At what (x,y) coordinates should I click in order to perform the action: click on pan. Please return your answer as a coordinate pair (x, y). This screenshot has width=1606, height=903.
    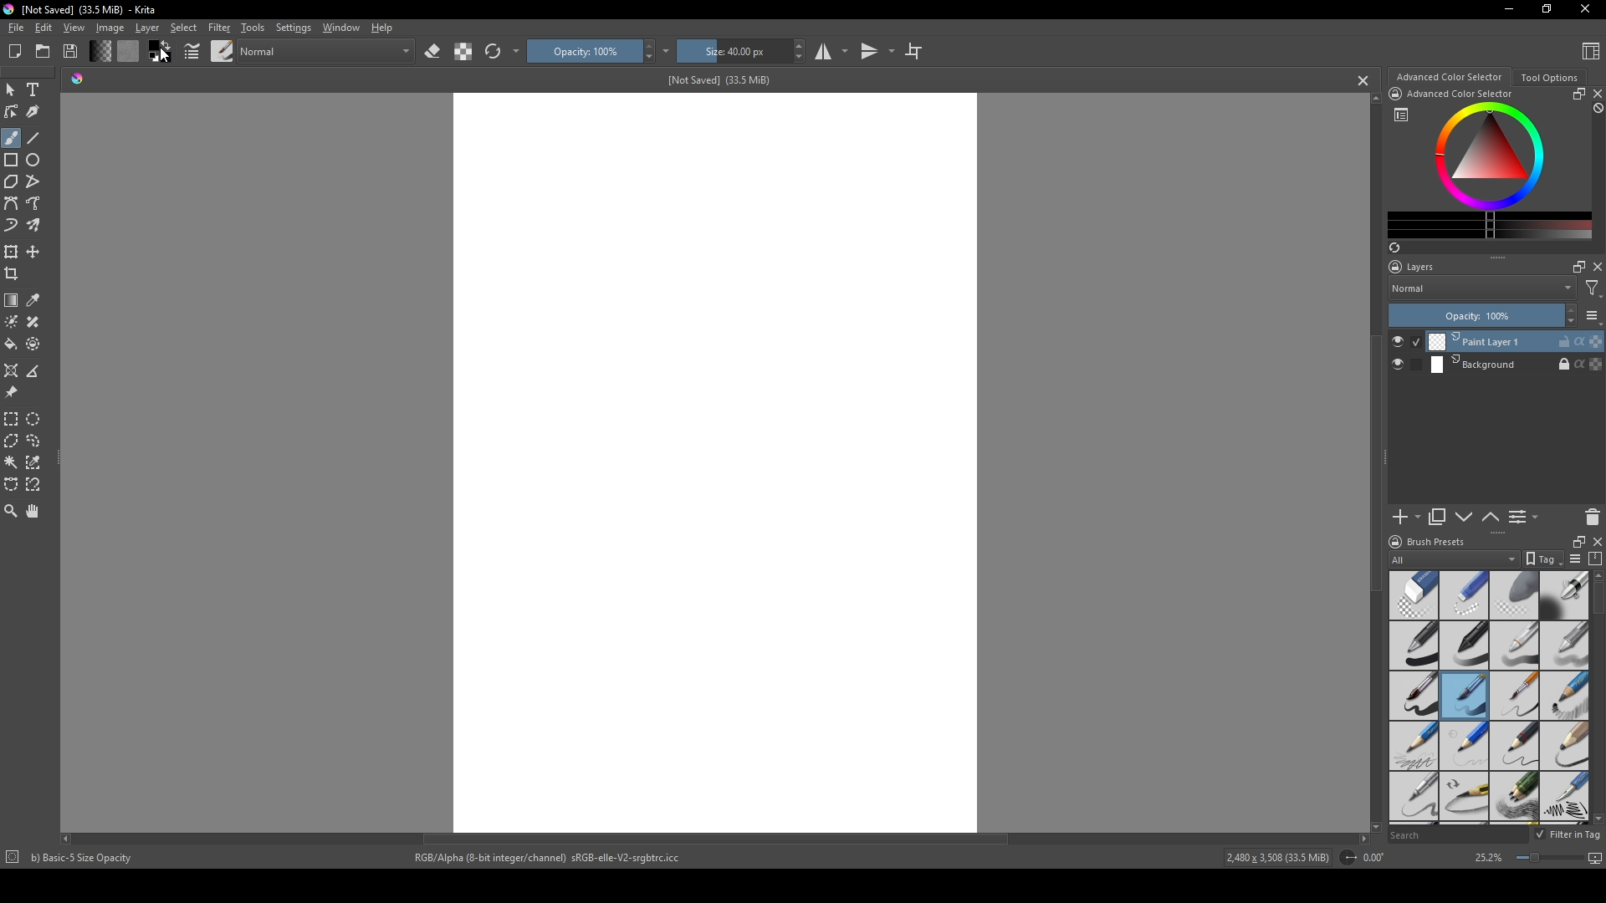
    Looking at the image, I should click on (34, 511).